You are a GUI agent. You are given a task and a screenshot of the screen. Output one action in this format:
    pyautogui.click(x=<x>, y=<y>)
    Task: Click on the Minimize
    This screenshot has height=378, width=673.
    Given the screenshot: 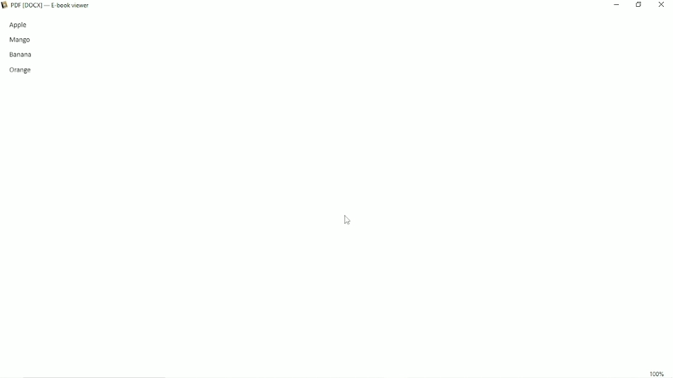 What is the action you would take?
    pyautogui.click(x=615, y=5)
    